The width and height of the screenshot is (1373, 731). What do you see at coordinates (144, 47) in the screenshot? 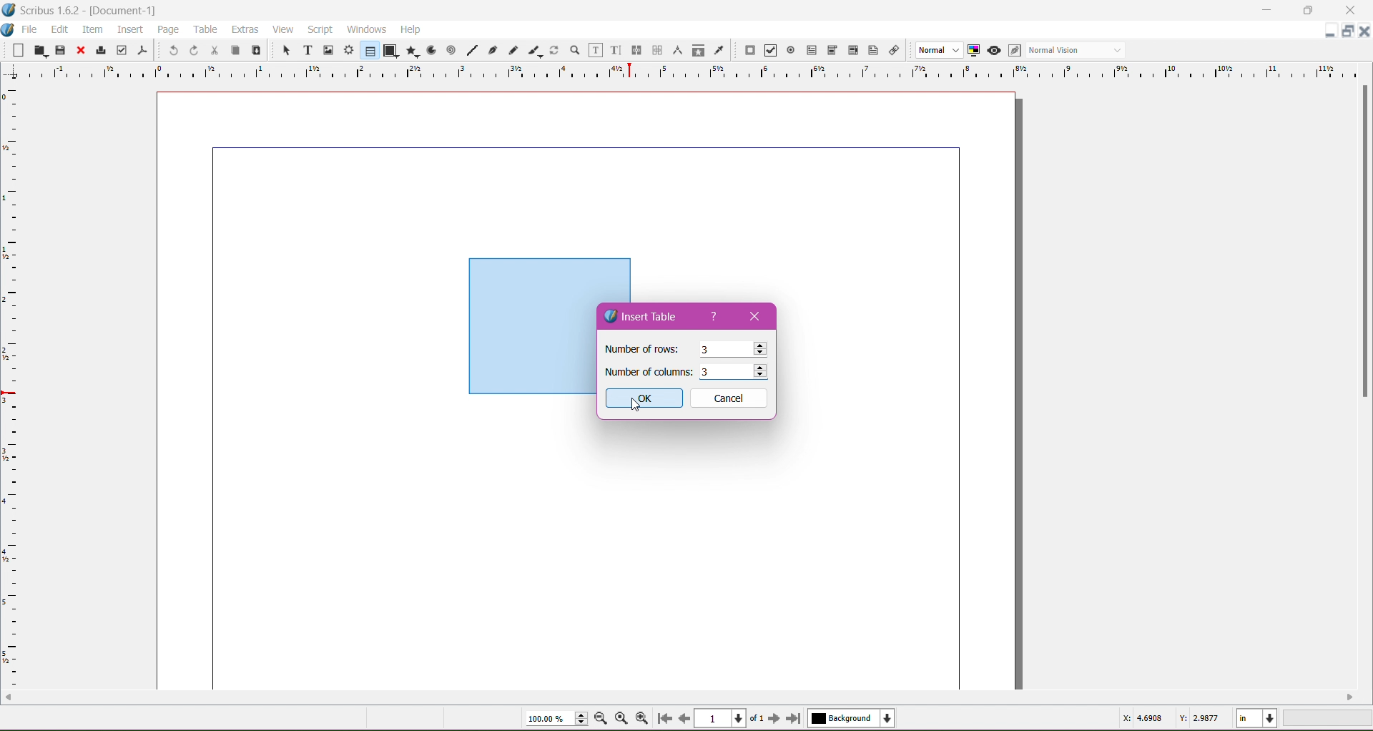
I see `Save as PDF` at bounding box center [144, 47].